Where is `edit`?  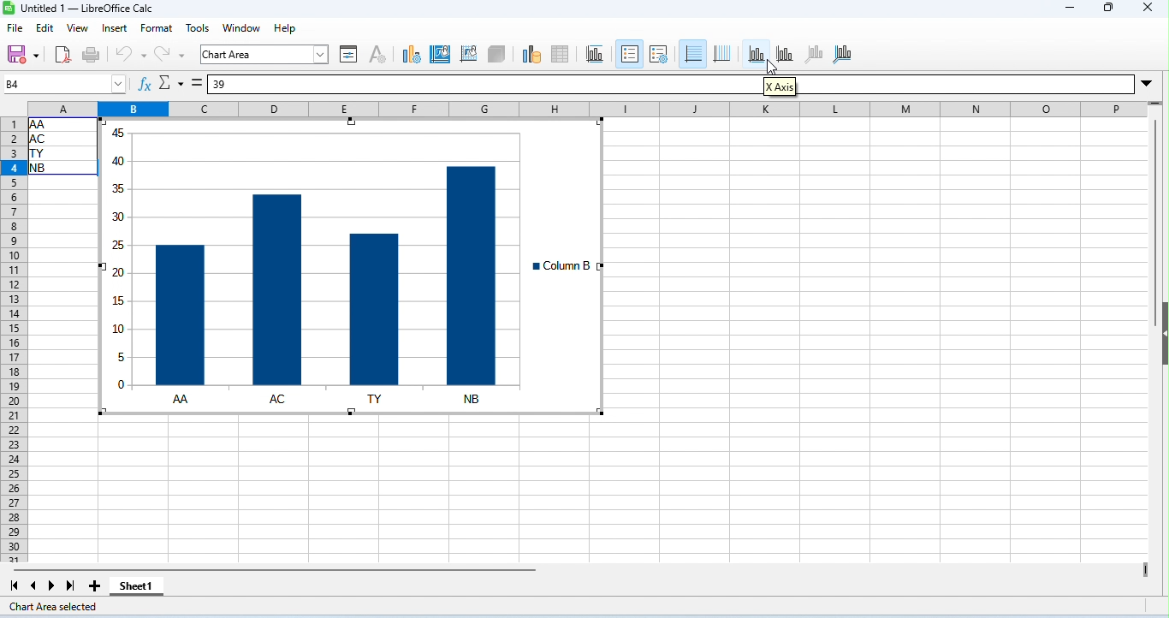
edit is located at coordinates (45, 29).